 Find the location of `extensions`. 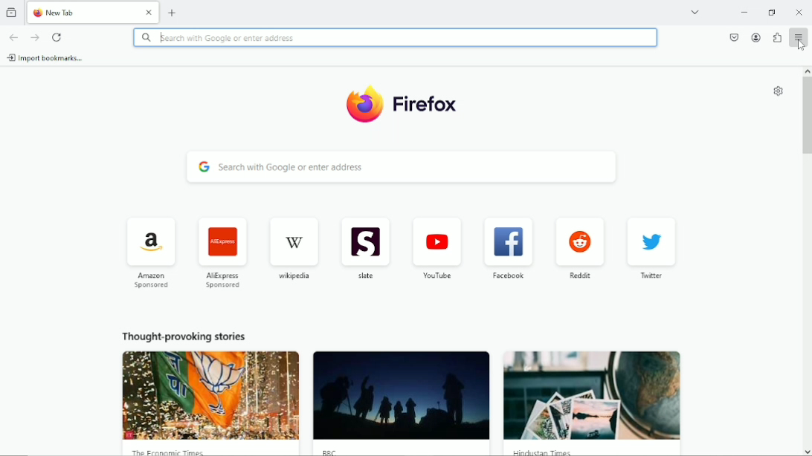

extensions is located at coordinates (778, 37).